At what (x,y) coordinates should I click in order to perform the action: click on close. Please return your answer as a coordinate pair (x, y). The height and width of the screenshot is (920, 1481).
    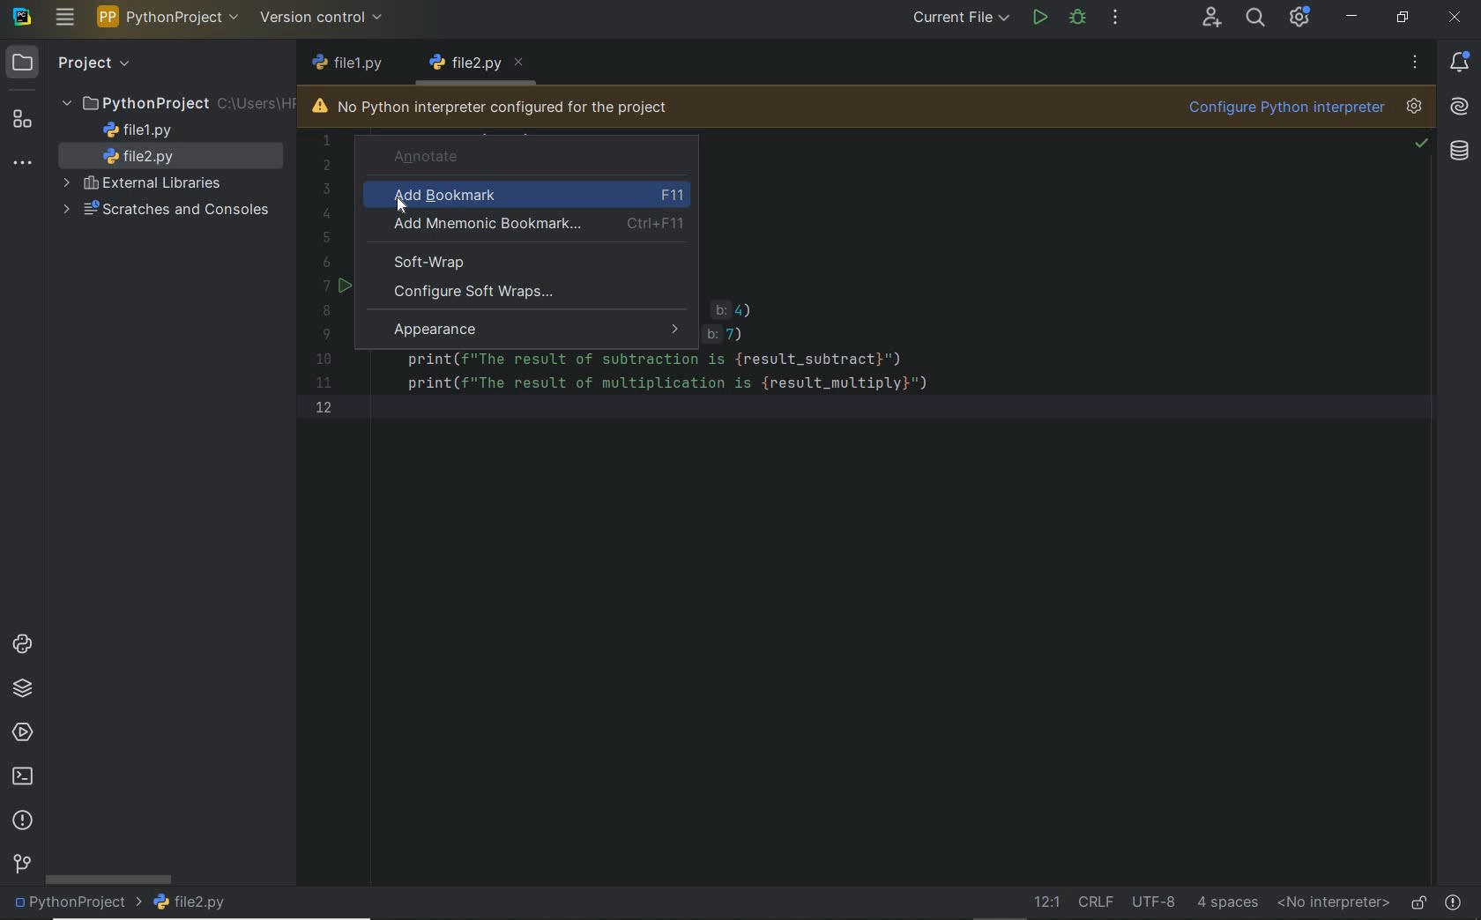
    Looking at the image, I should click on (1454, 17).